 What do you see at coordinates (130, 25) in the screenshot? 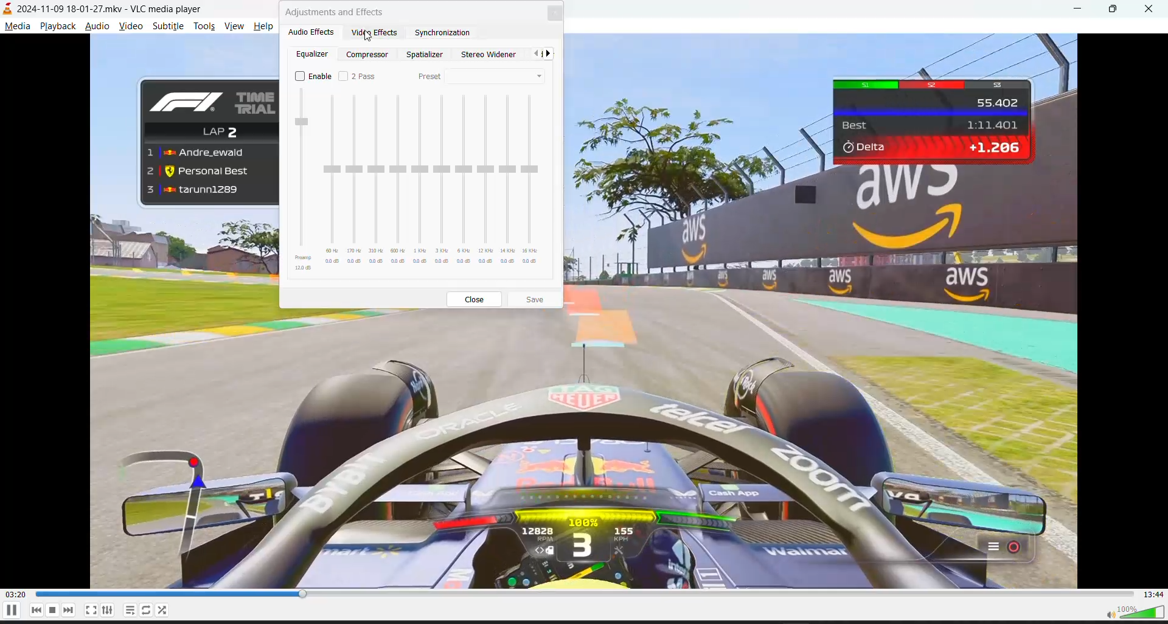
I see `video` at bounding box center [130, 25].